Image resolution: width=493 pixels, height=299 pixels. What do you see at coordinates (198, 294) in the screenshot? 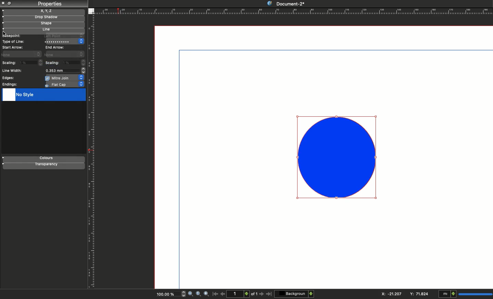
I see `Zoom to` at bounding box center [198, 294].